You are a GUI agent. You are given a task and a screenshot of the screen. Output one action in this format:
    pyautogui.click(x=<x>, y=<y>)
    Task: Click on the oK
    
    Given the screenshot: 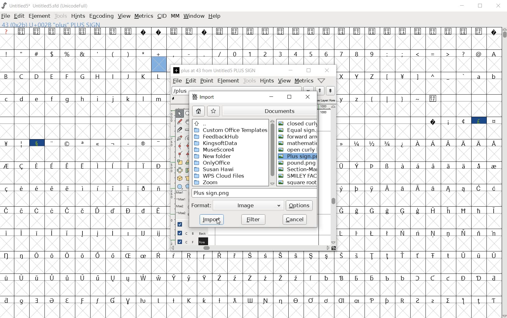 What is the action you would take?
    pyautogui.click(x=403, y=150)
    